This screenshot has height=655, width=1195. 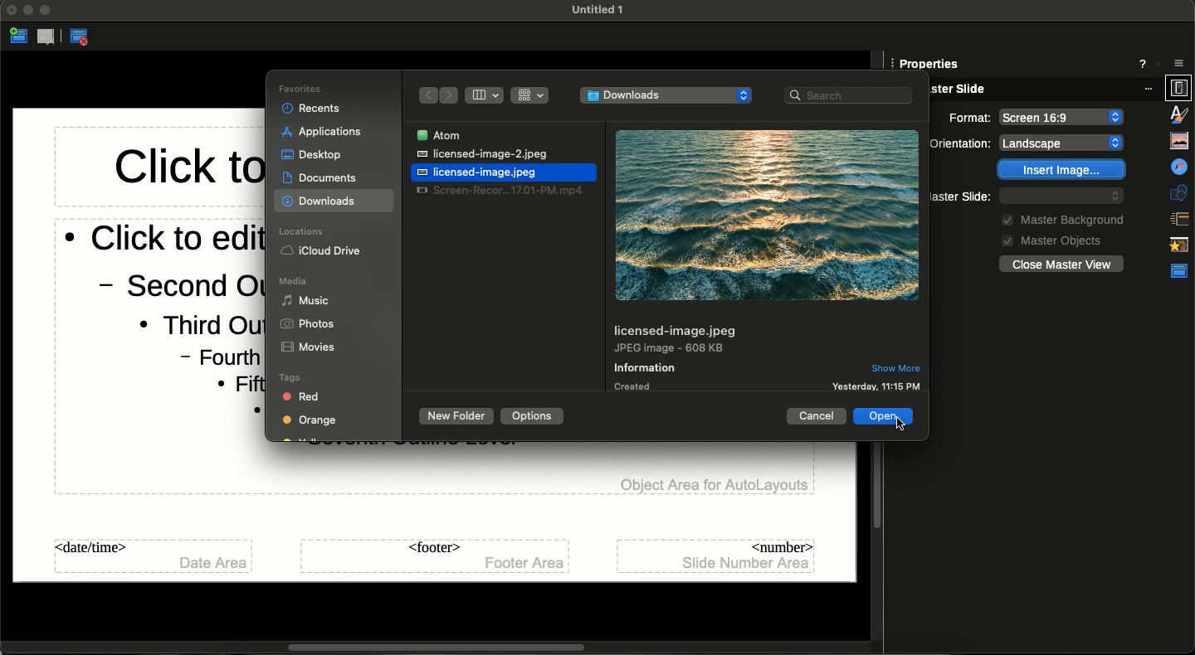 I want to click on Properties, so click(x=1180, y=272).